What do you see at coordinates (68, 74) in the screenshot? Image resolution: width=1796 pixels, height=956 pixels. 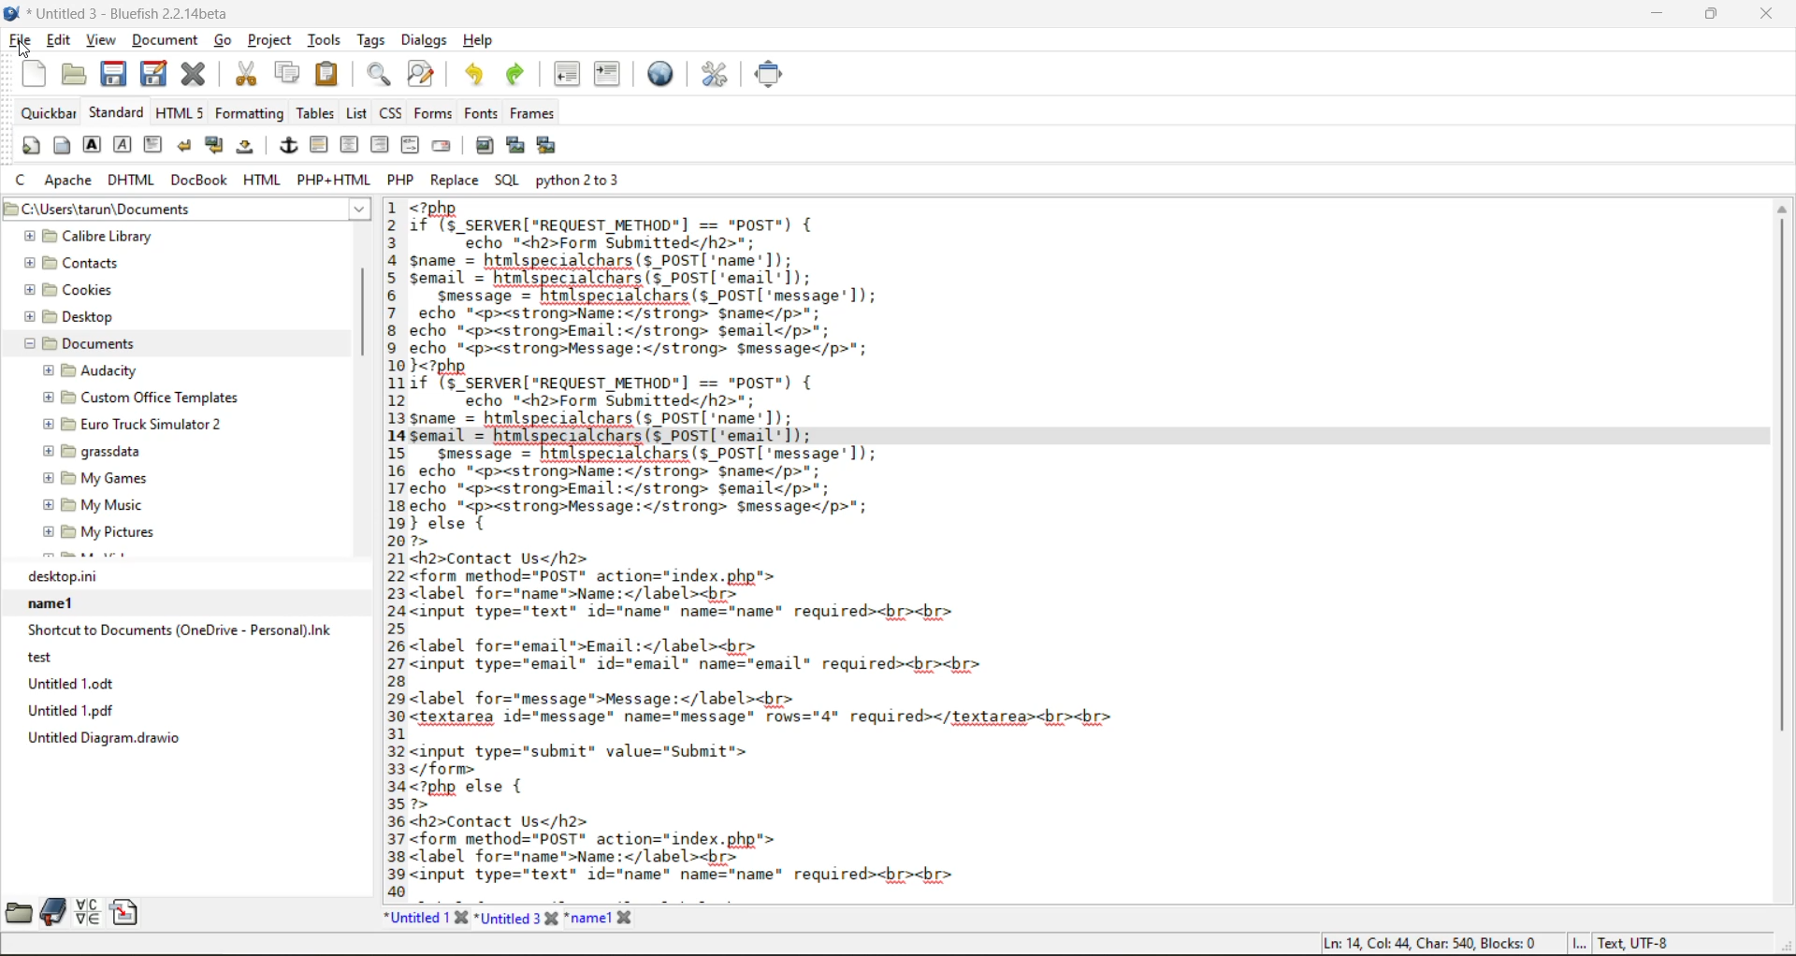 I see `open` at bounding box center [68, 74].